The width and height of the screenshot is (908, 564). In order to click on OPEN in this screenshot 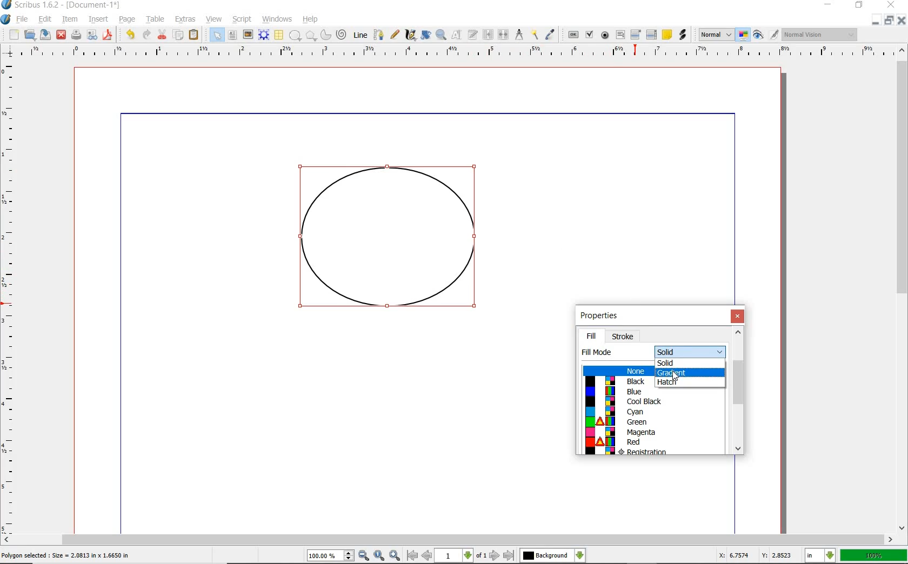, I will do `click(30, 34)`.